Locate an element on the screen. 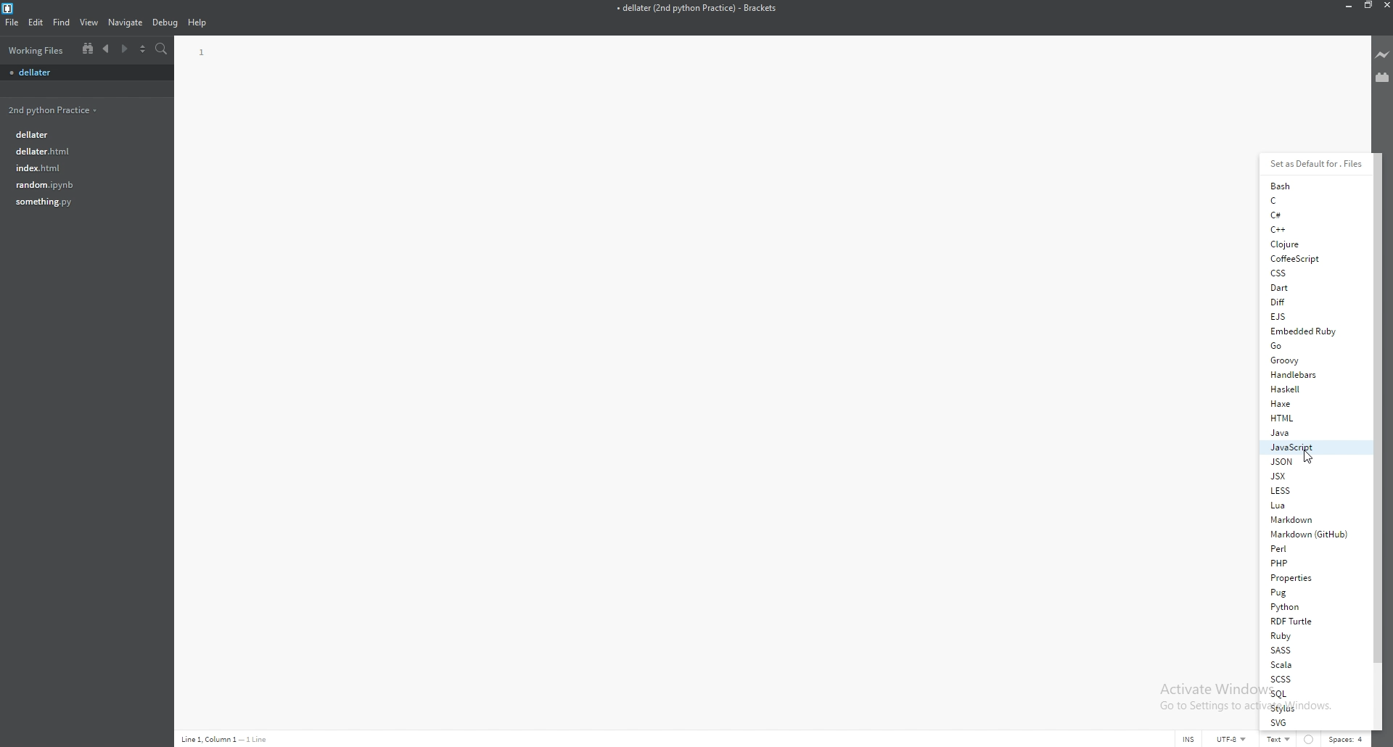  view is located at coordinates (89, 22).